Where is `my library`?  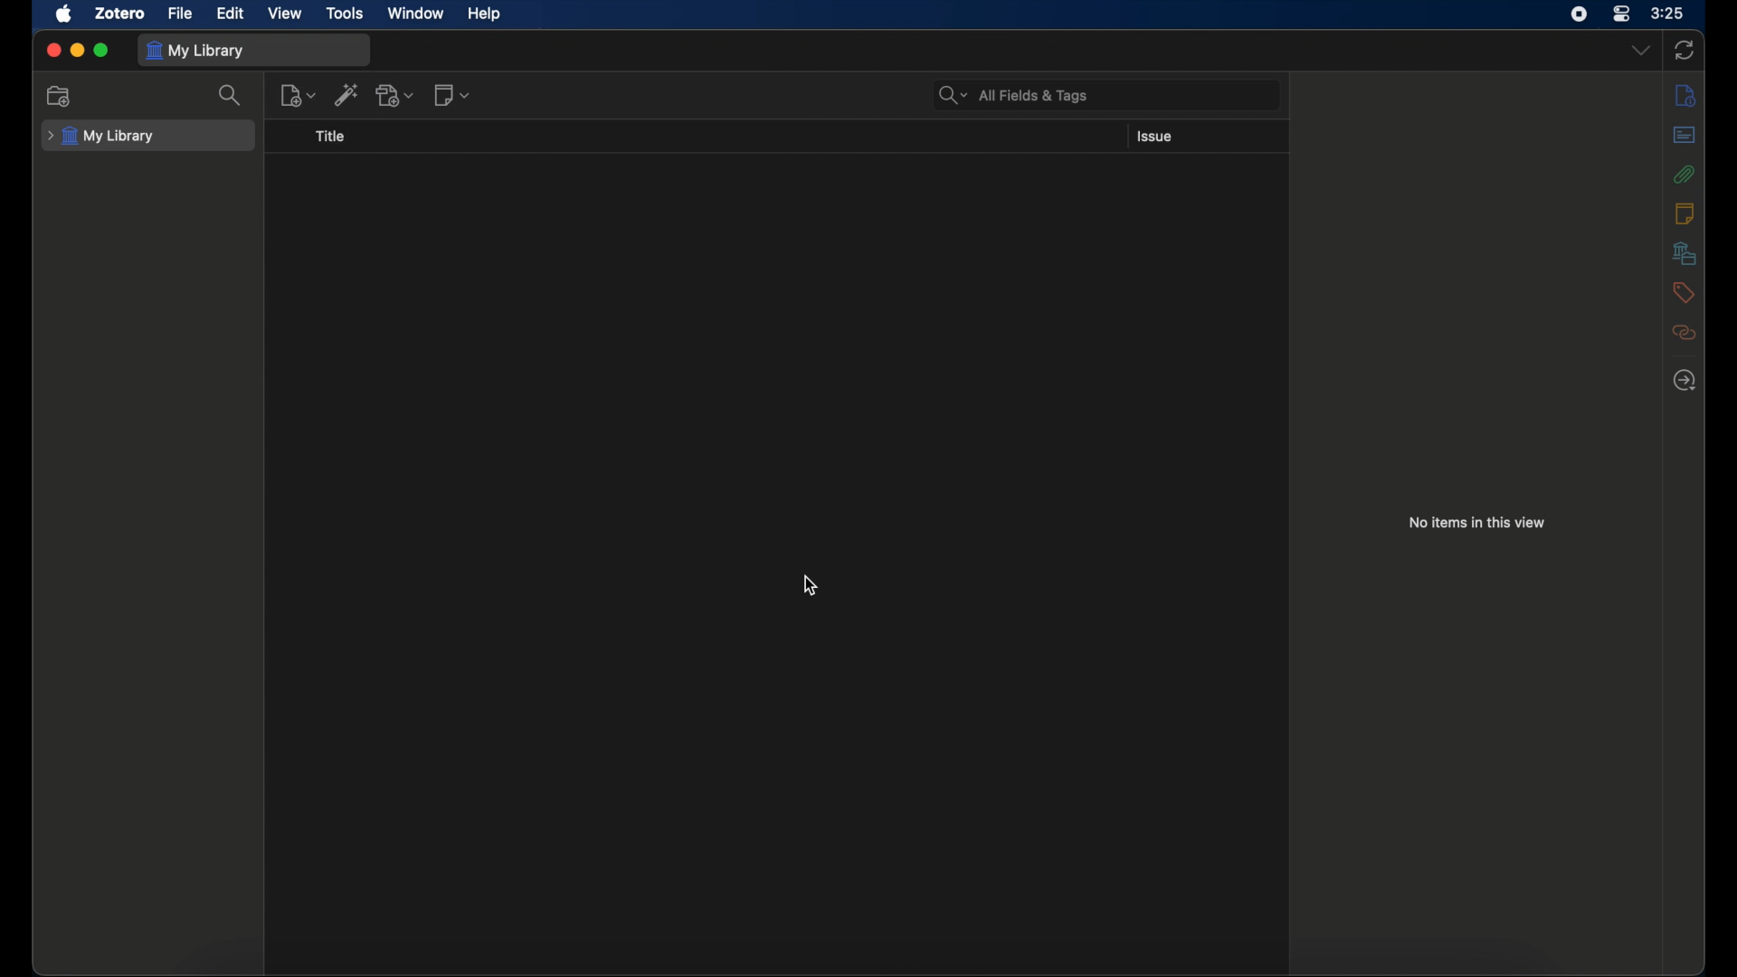 my library is located at coordinates (101, 137).